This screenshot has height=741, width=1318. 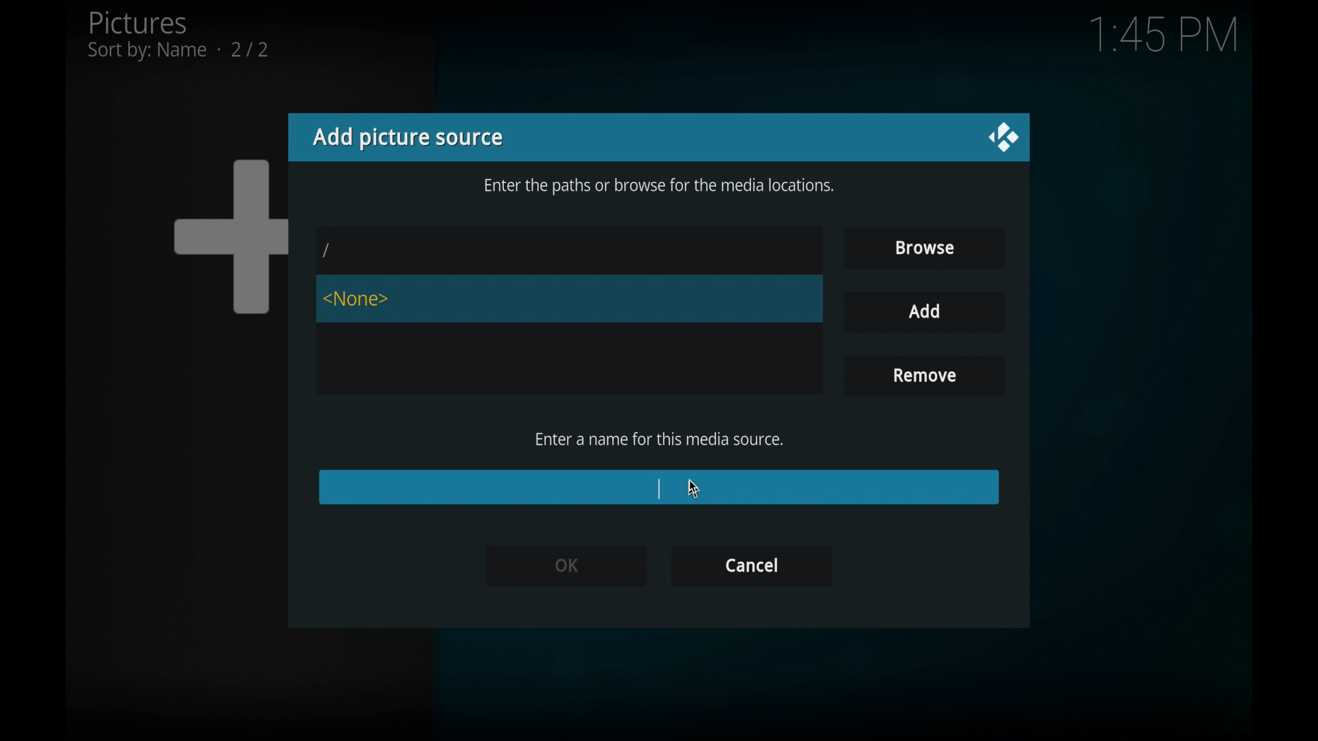 What do you see at coordinates (751, 566) in the screenshot?
I see `cancel` at bounding box center [751, 566].